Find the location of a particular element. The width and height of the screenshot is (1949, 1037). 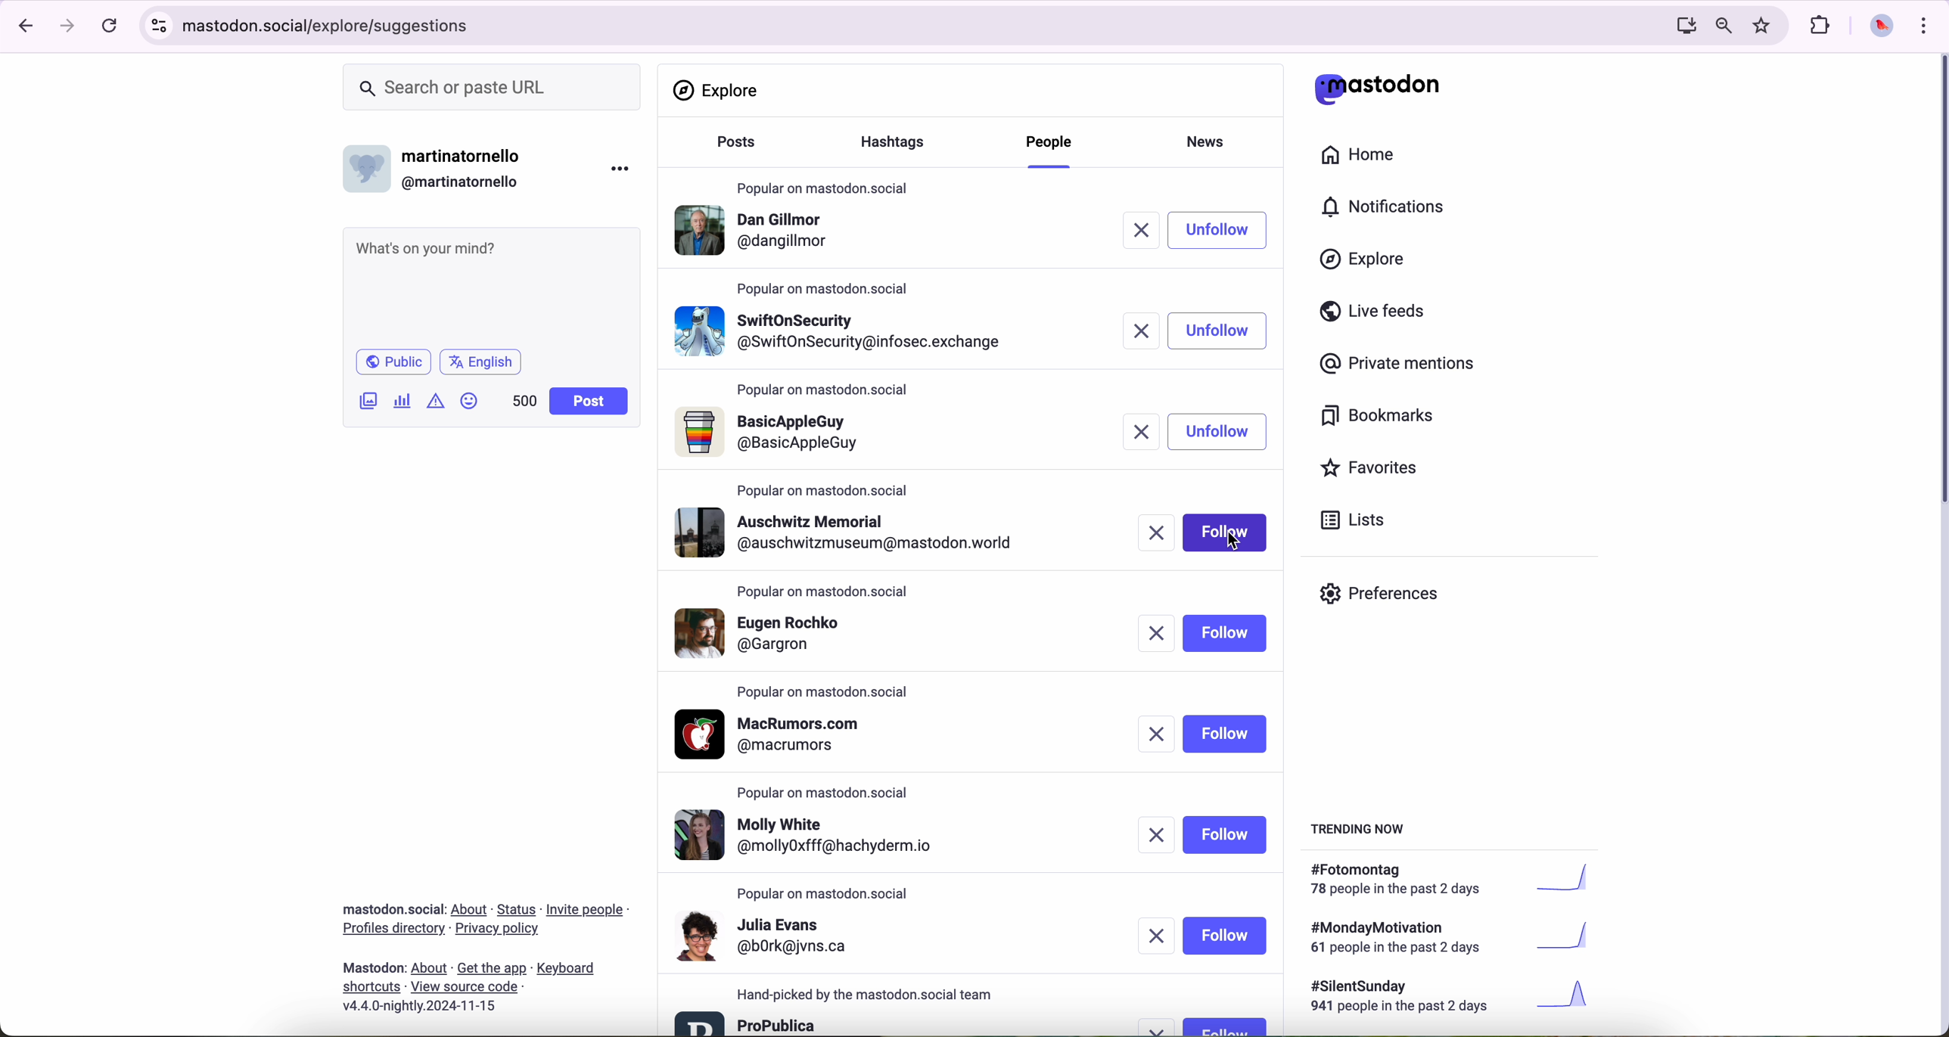

trending now is located at coordinates (1360, 827).